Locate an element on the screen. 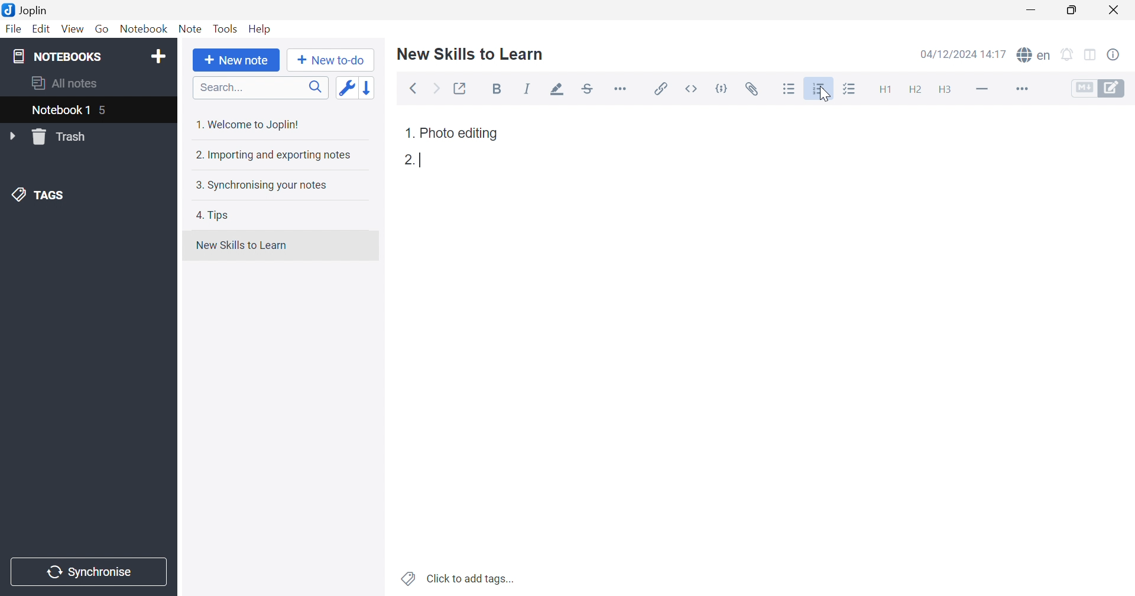  Notebook is located at coordinates (142, 29).